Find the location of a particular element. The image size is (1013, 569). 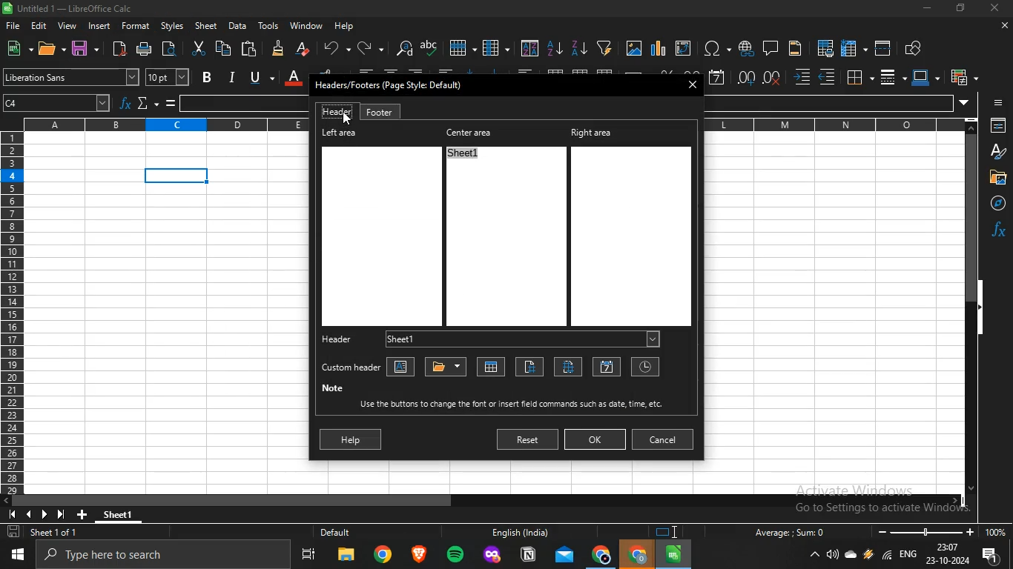

help is located at coordinates (346, 27).